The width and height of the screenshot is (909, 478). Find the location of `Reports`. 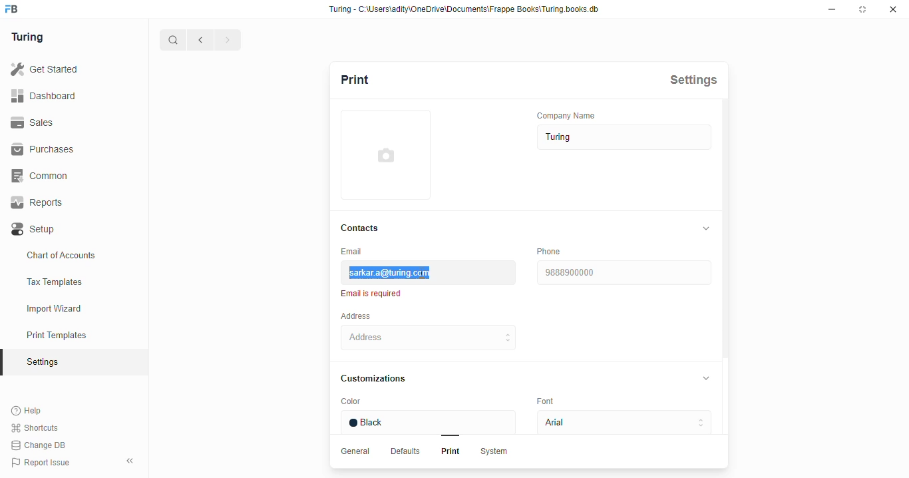

Reports is located at coordinates (42, 203).